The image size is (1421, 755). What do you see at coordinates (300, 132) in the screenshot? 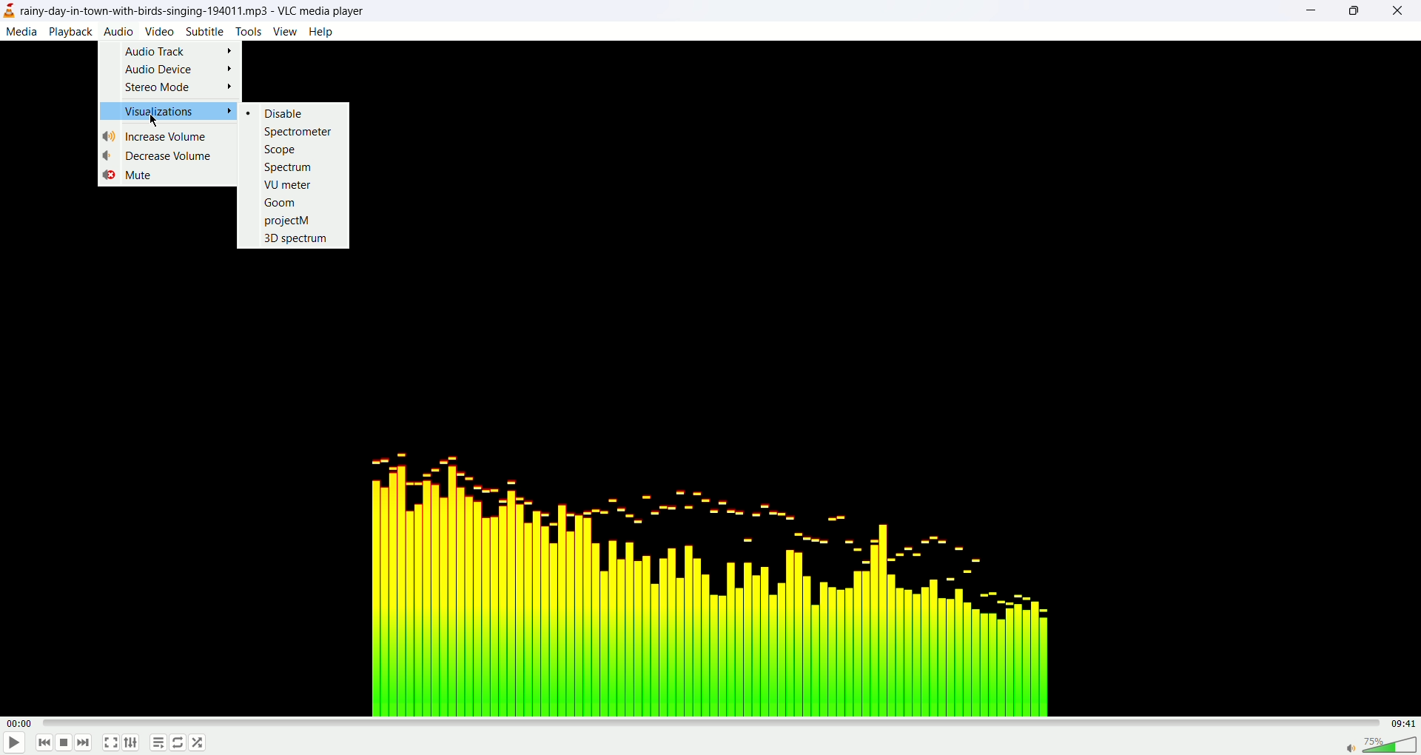
I see `spectrometer` at bounding box center [300, 132].